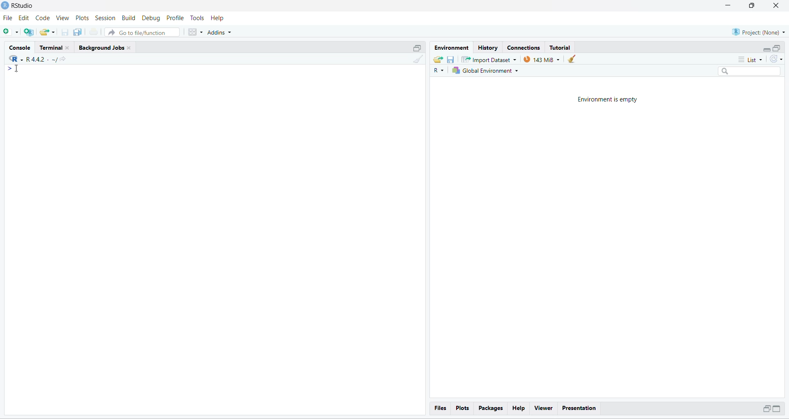  Describe the element at coordinates (489, 59) in the screenshot. I see `import datasets` at that location.